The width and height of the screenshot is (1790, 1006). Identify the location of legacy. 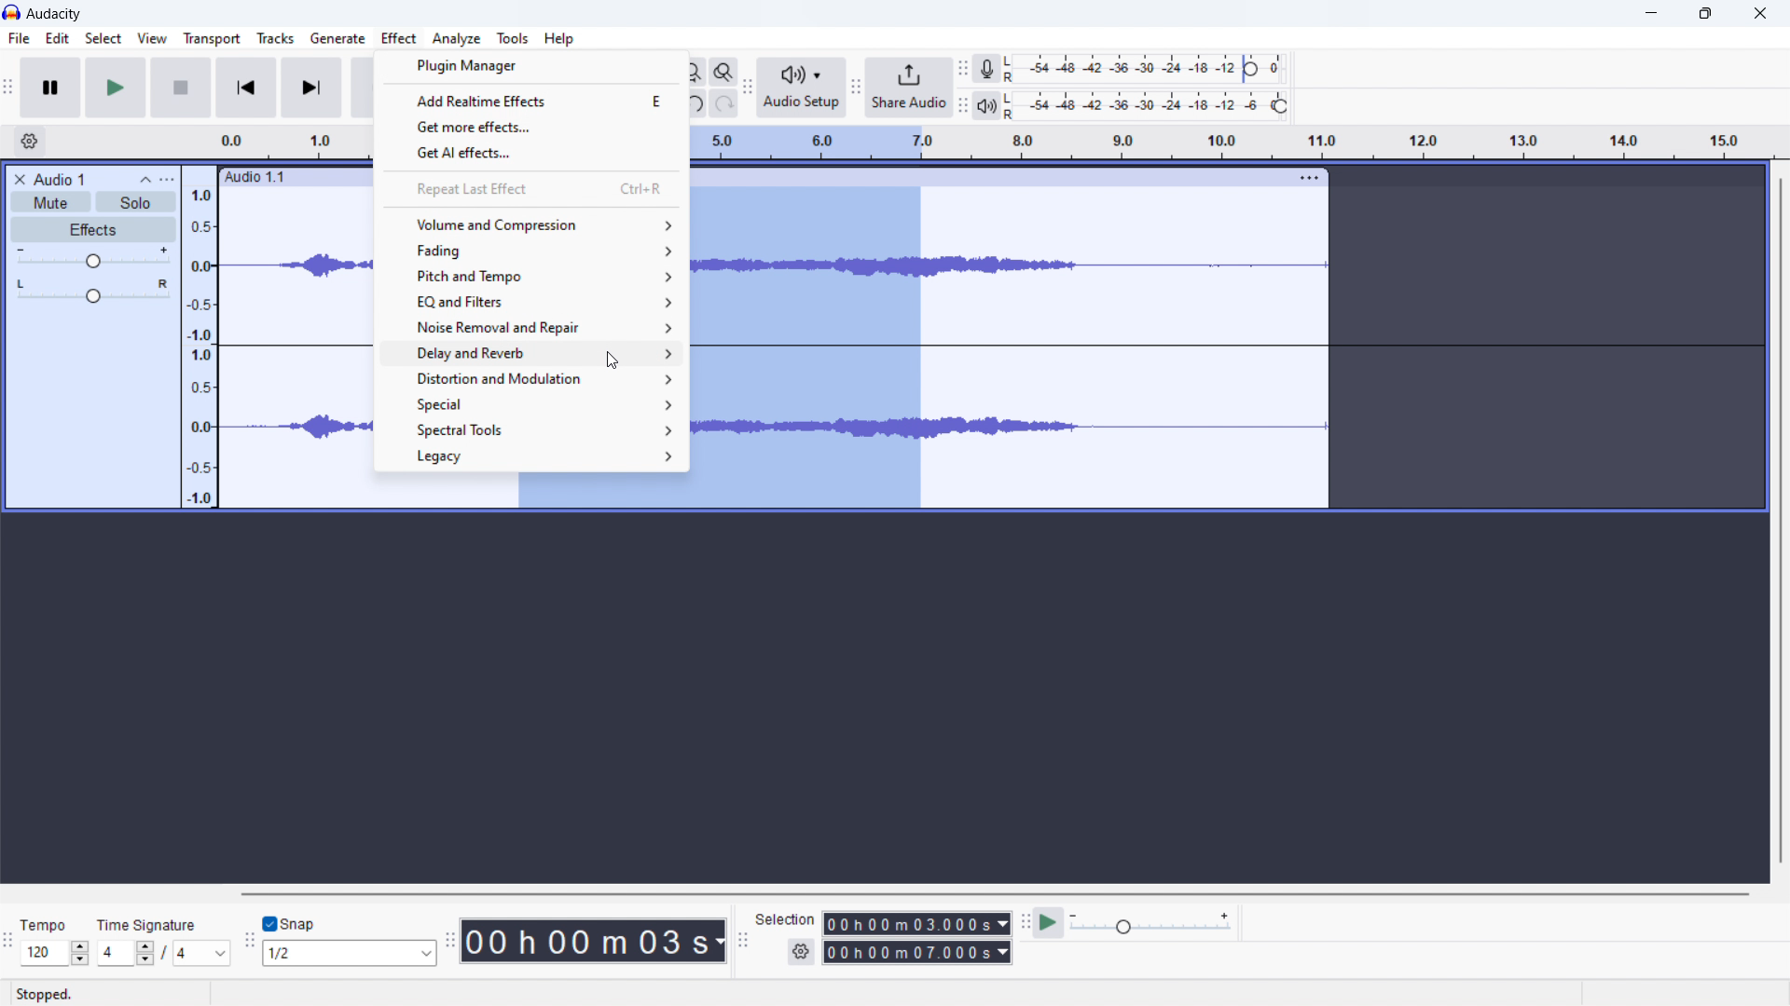
(530, 457).